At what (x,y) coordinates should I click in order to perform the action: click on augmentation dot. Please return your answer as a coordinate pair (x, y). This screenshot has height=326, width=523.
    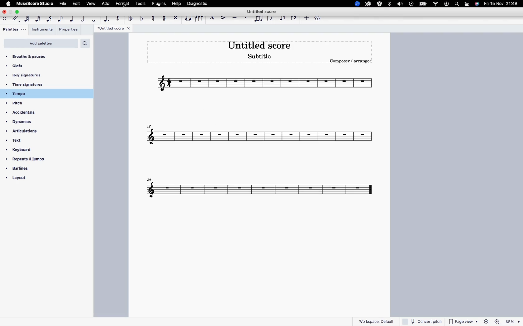
    Looking at the image, I should click on (107, 18).